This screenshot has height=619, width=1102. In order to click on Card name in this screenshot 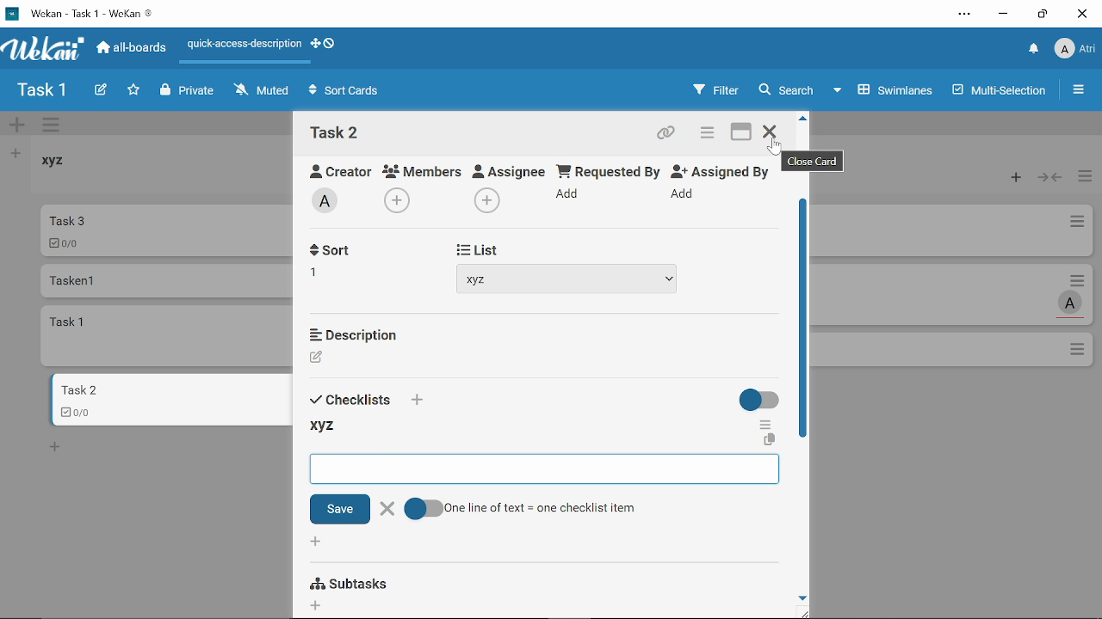, I will do `click(335, 132)`.